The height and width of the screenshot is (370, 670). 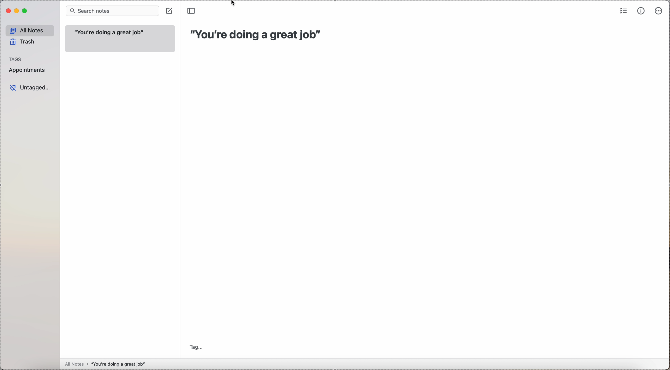 I want to click on cursor, so click(x=235, y=3).